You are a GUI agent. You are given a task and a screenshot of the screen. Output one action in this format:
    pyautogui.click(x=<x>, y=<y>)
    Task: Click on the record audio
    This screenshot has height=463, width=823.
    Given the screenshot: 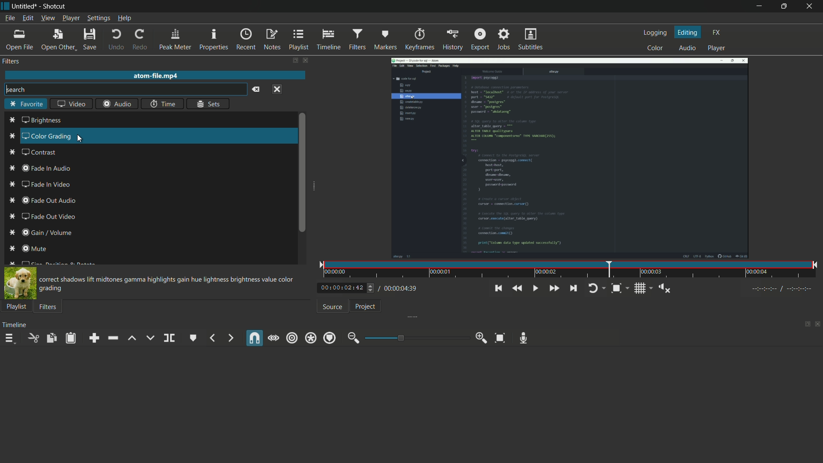 What is the action you would take?
    pyautogui.click(x=524, y=338)
    